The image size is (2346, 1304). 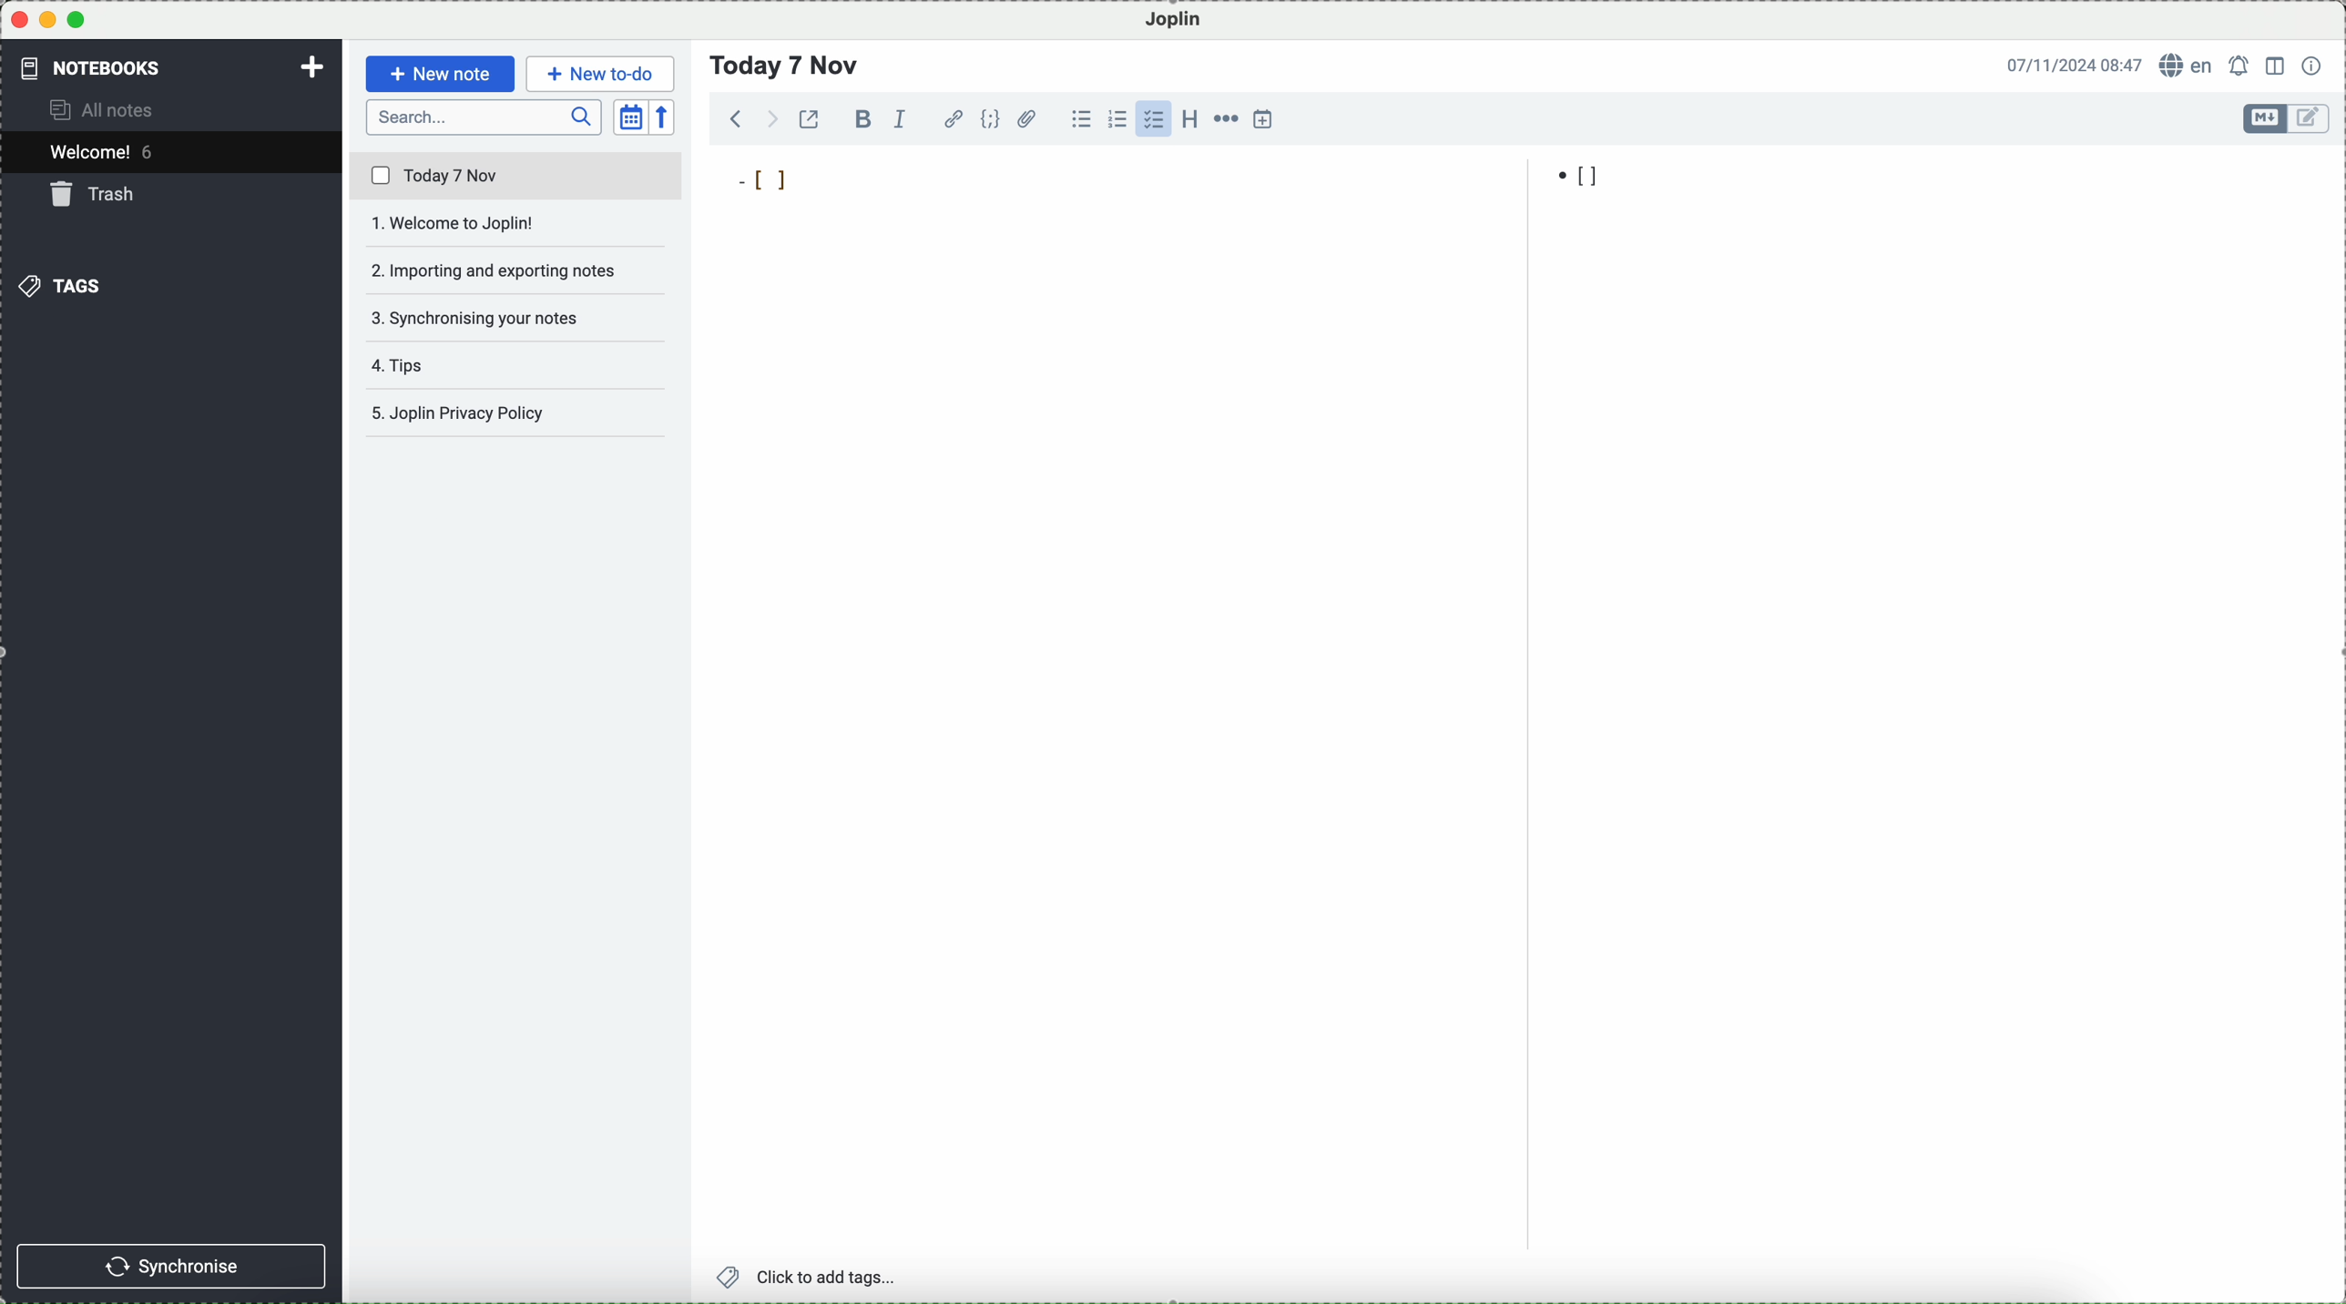 I want to click on add tags, so click(x=810, y=1278).